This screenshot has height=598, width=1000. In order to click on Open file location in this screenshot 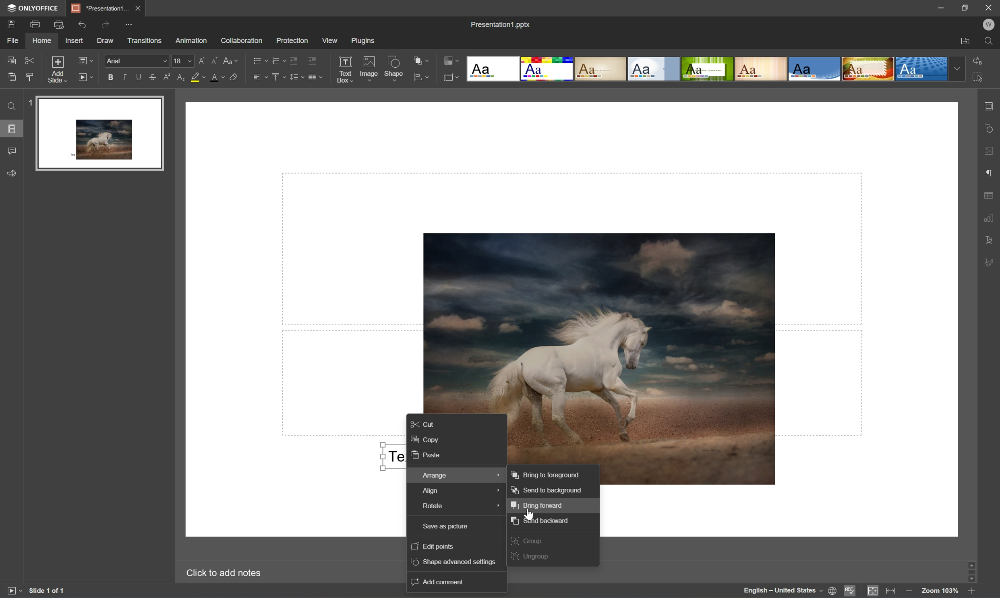, I will do `click(965, 40)`.